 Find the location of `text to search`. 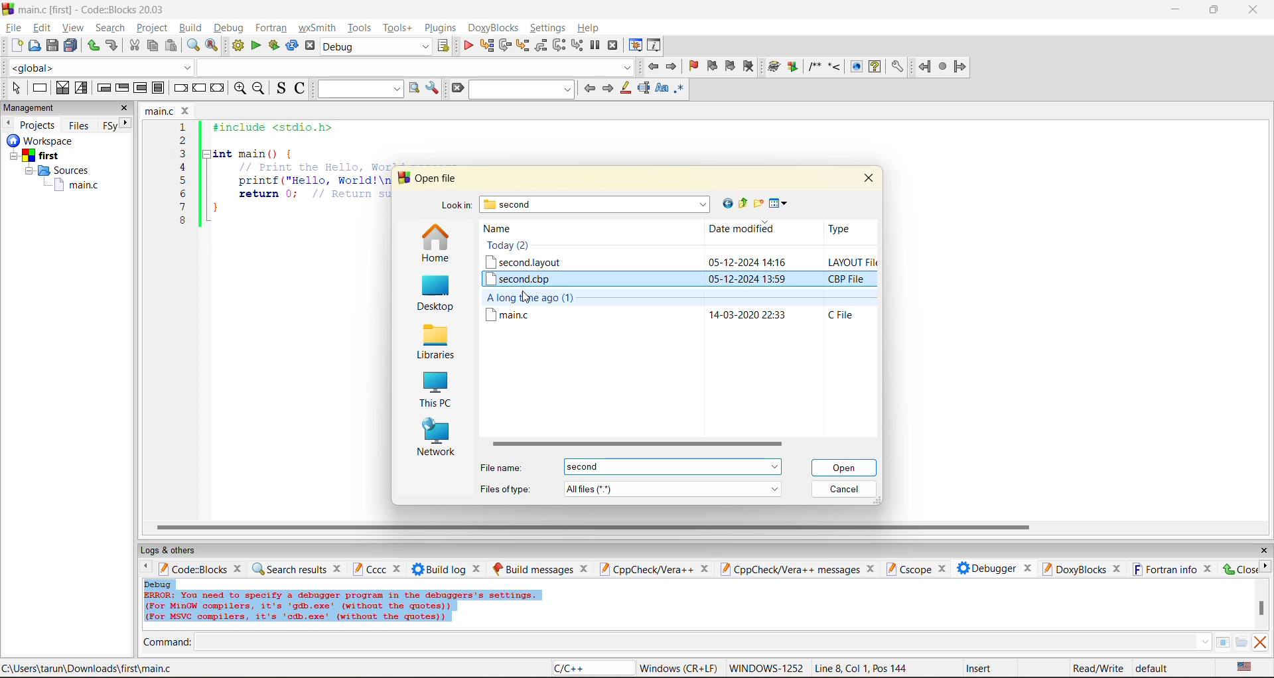

text to search is located at coordinates (358, 88).